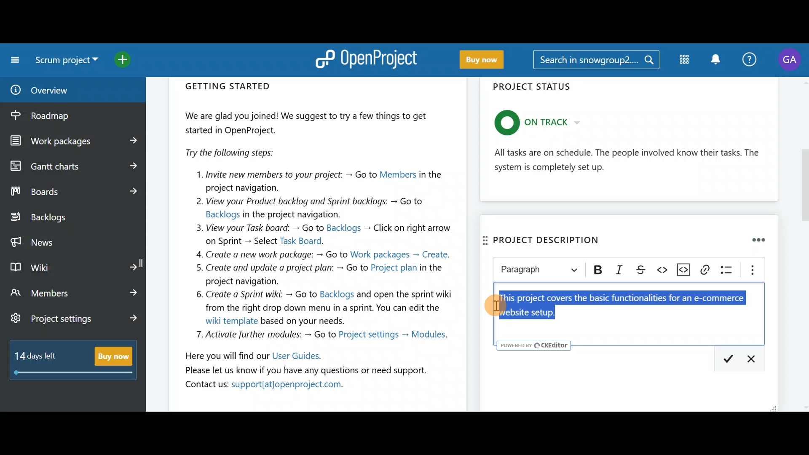 This screenshot has width=809, height=455. What do you see at coordinates (72, 240) in the screenshot?
I see `News` at bounding box center [72, 240].